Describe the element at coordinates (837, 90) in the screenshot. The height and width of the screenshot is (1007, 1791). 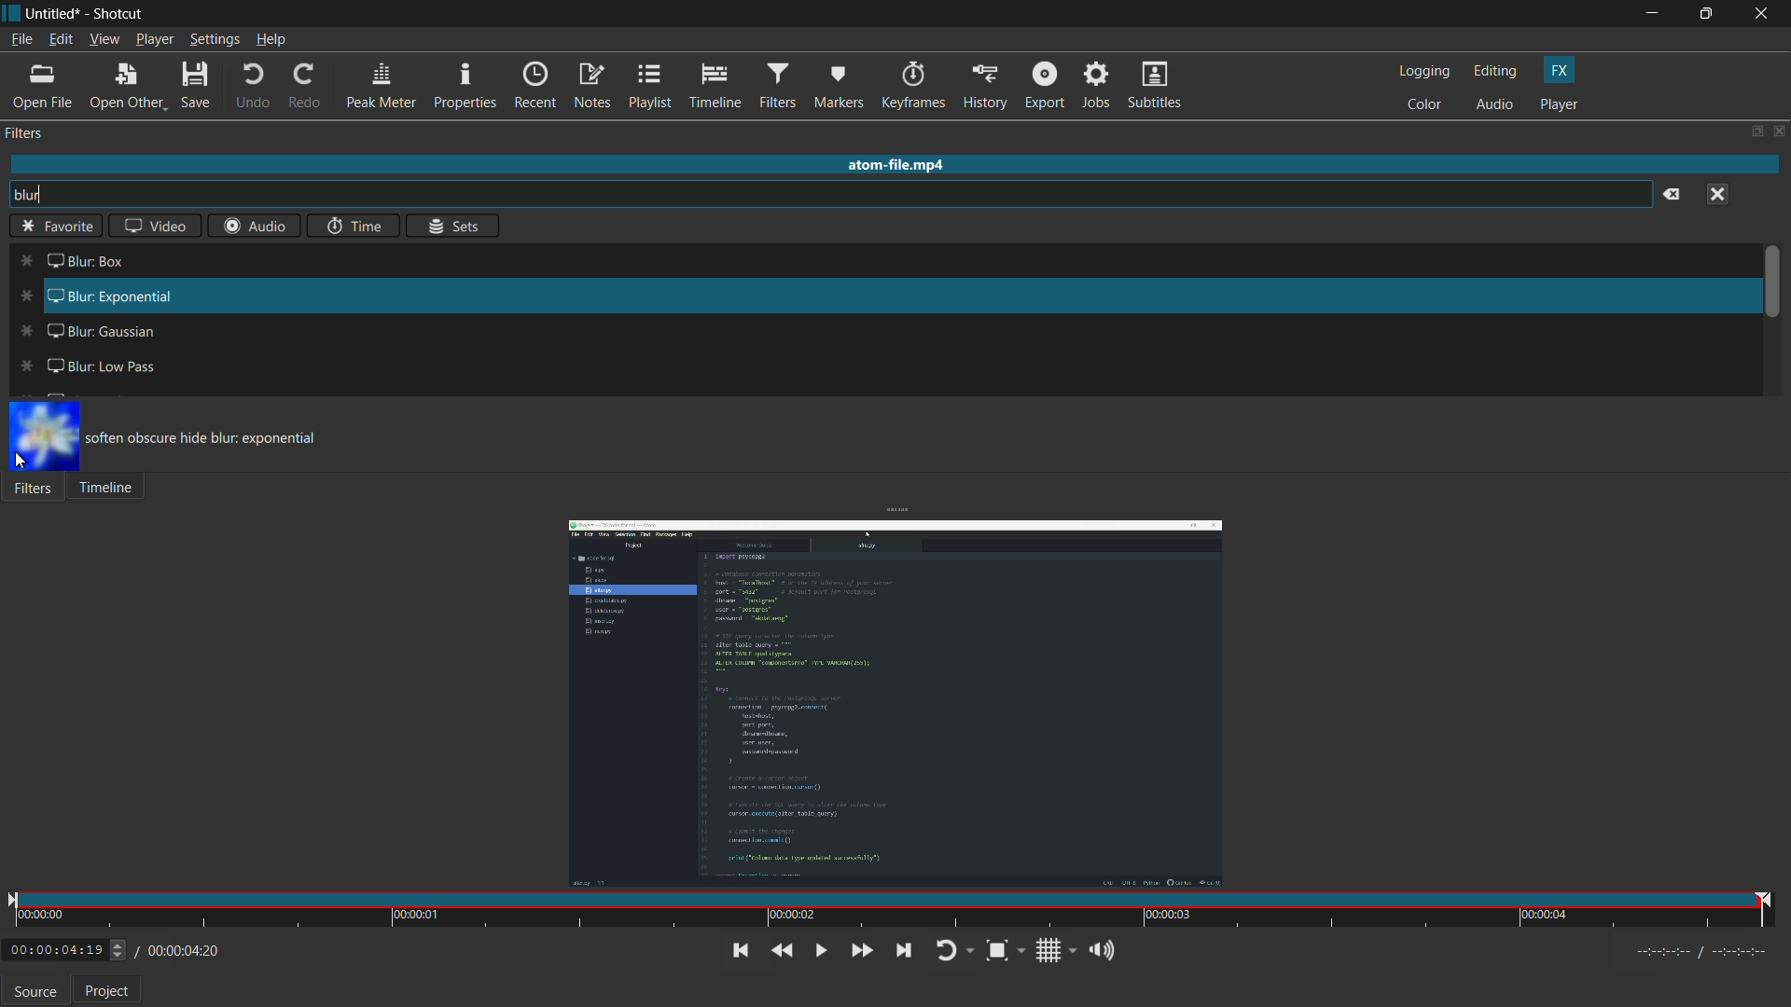
I see `markers` at that location.